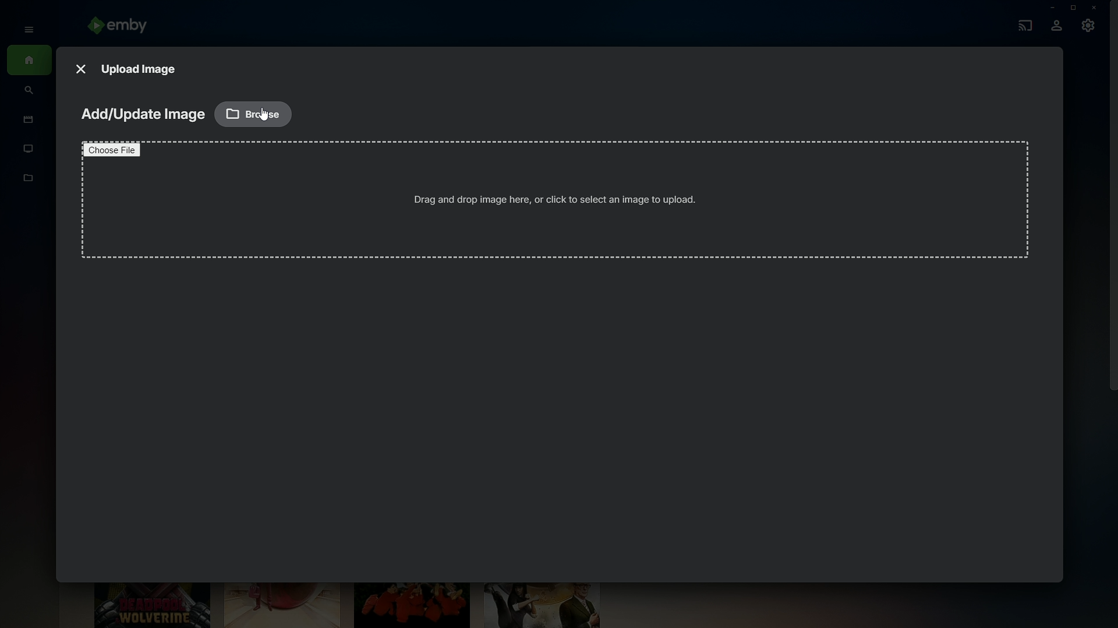  What do you see at coordinates (29, 61) in the screenshot?
I see `Home` at bounding box center [29, 61].